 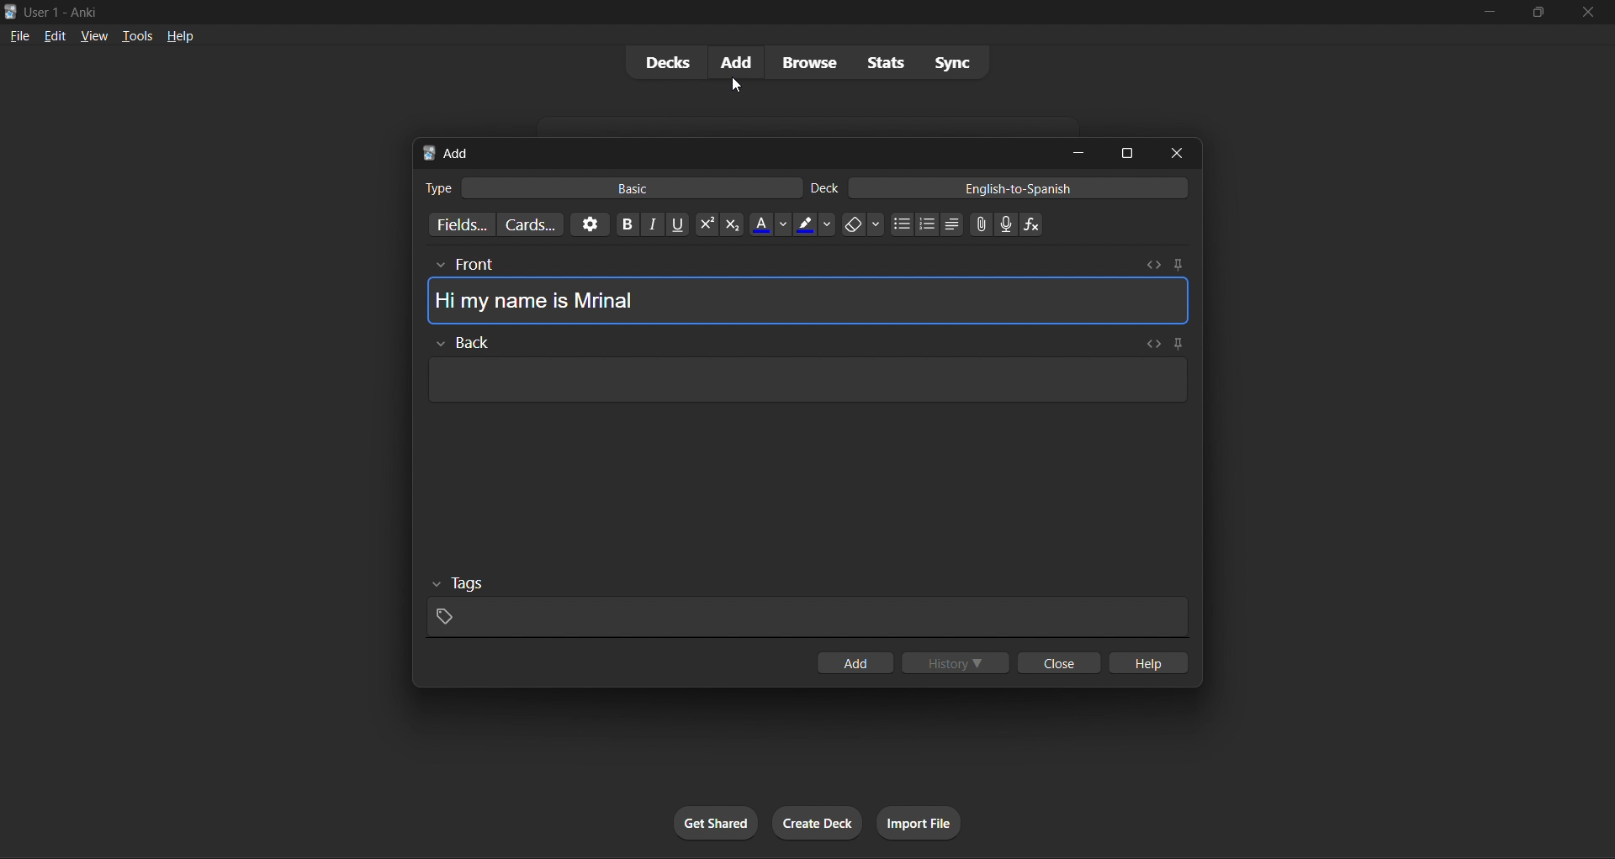 I want to click on close, so click(x=1181, y=153).